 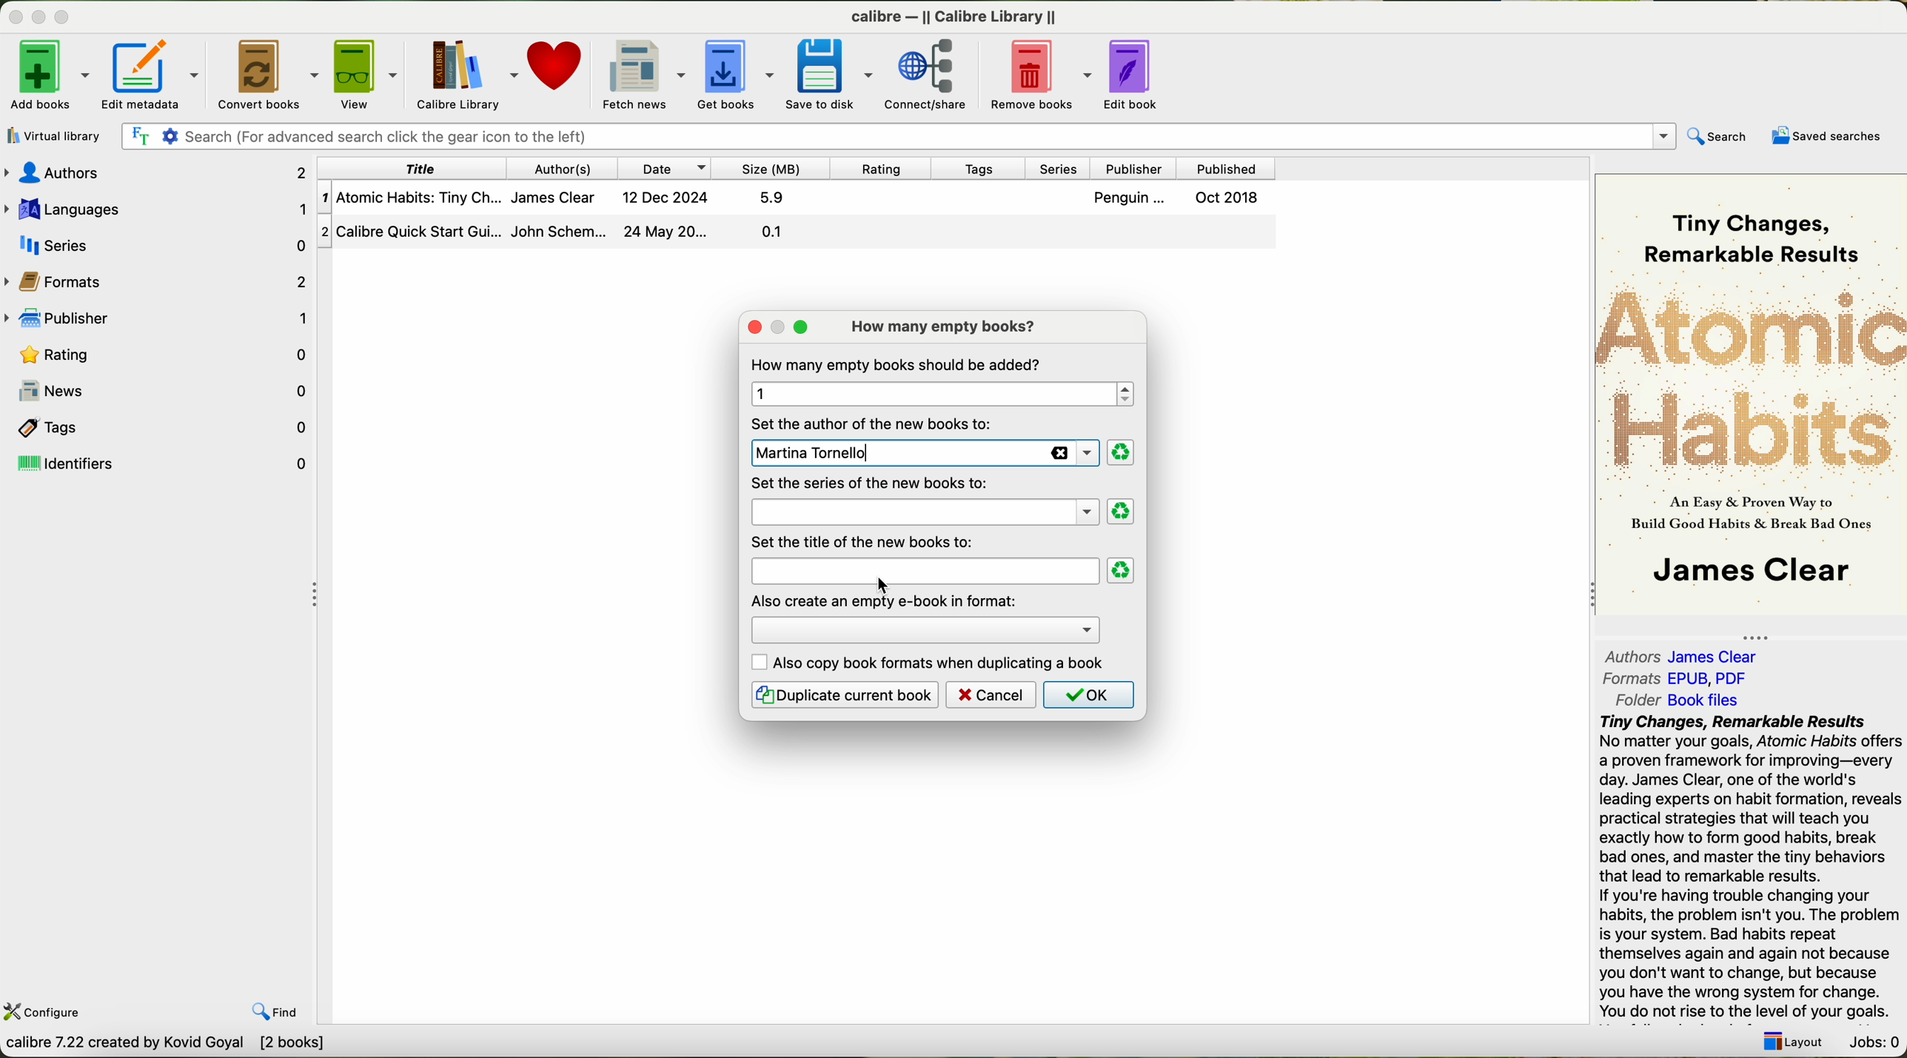 I want to click on also create and empy ebook in format, so click(x=885, y=600).